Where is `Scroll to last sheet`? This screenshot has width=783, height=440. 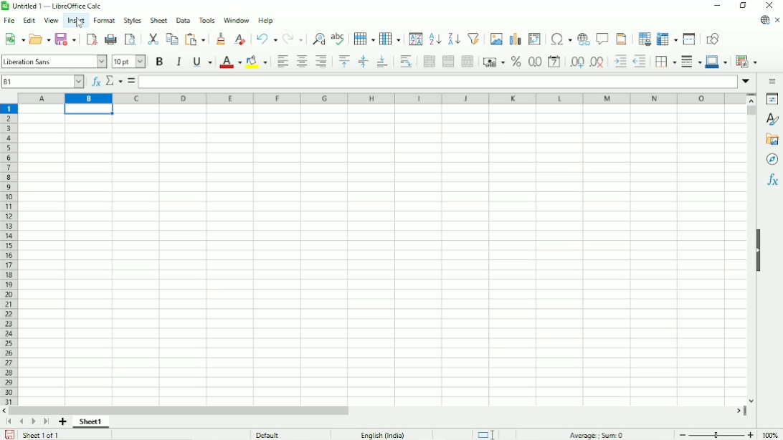
Scroll to last sheet is located at coordinates (47, 422).